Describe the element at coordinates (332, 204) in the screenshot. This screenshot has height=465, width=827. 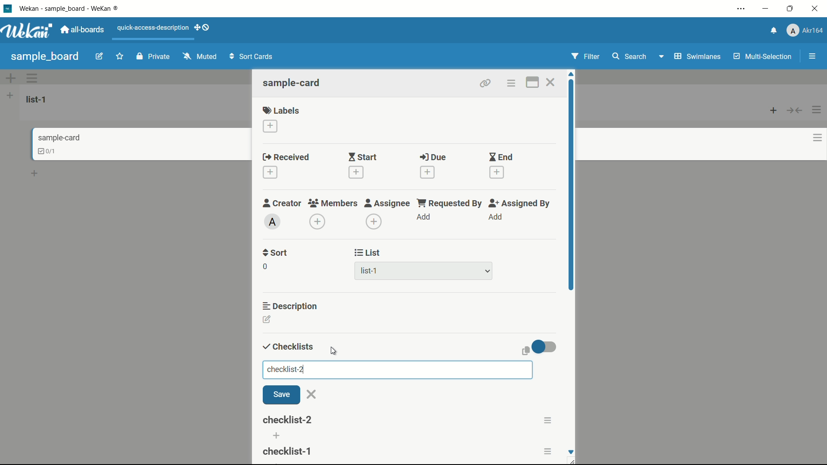
I see `members` at that location.